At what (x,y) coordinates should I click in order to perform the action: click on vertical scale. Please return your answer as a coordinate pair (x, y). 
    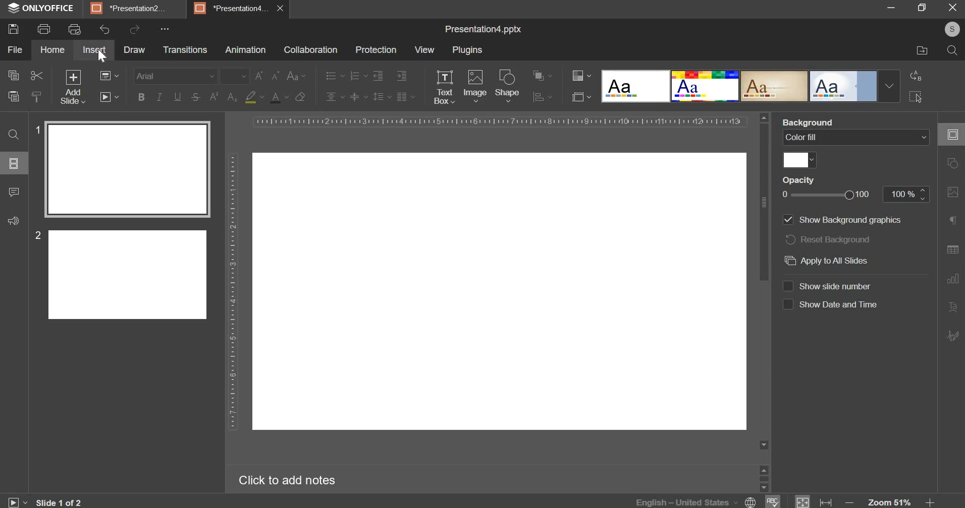
    Looking at the image, I should click on (230, 293).